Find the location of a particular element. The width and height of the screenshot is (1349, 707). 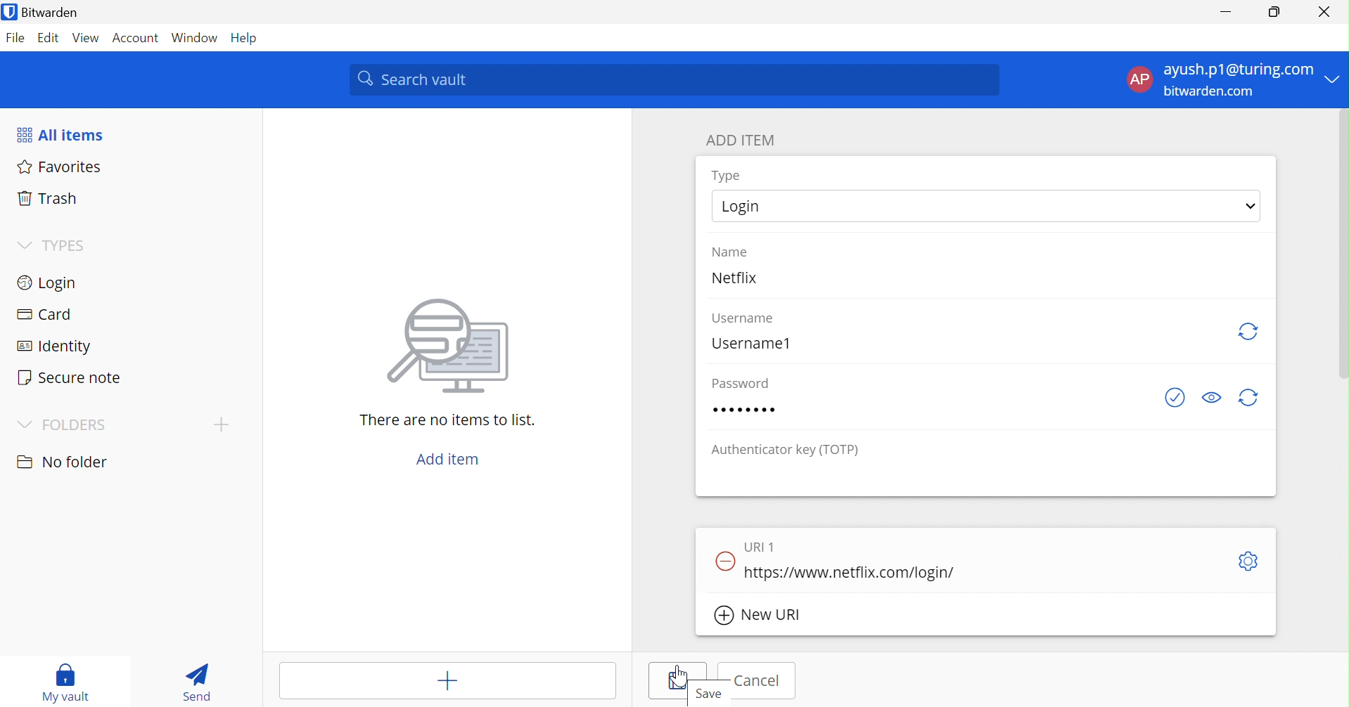

12345678 is located at coordinates (746, 409).